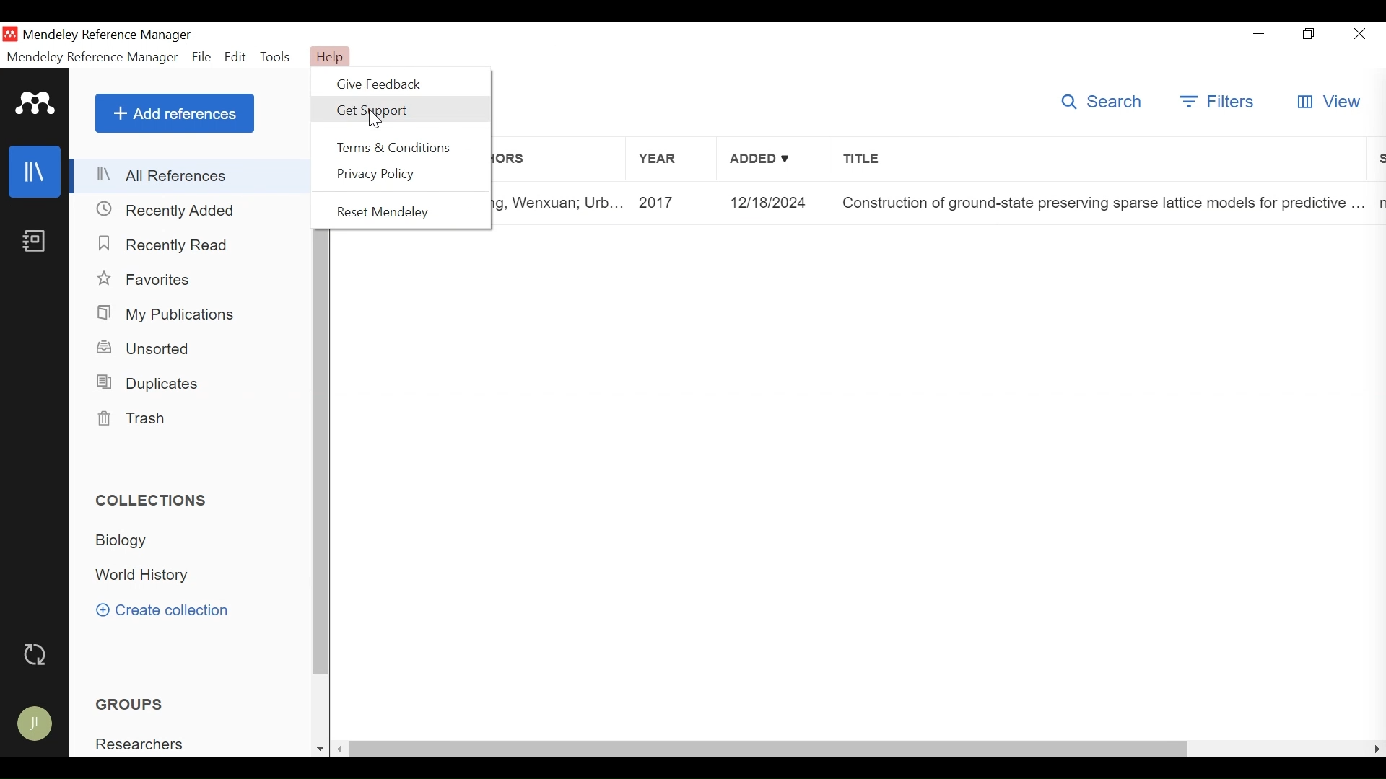 This screenshot has width=1386, height=779. What do you see at coordinates (35, 655) in the screenshot?
I see `Sync` at bounding box center [35, 655].